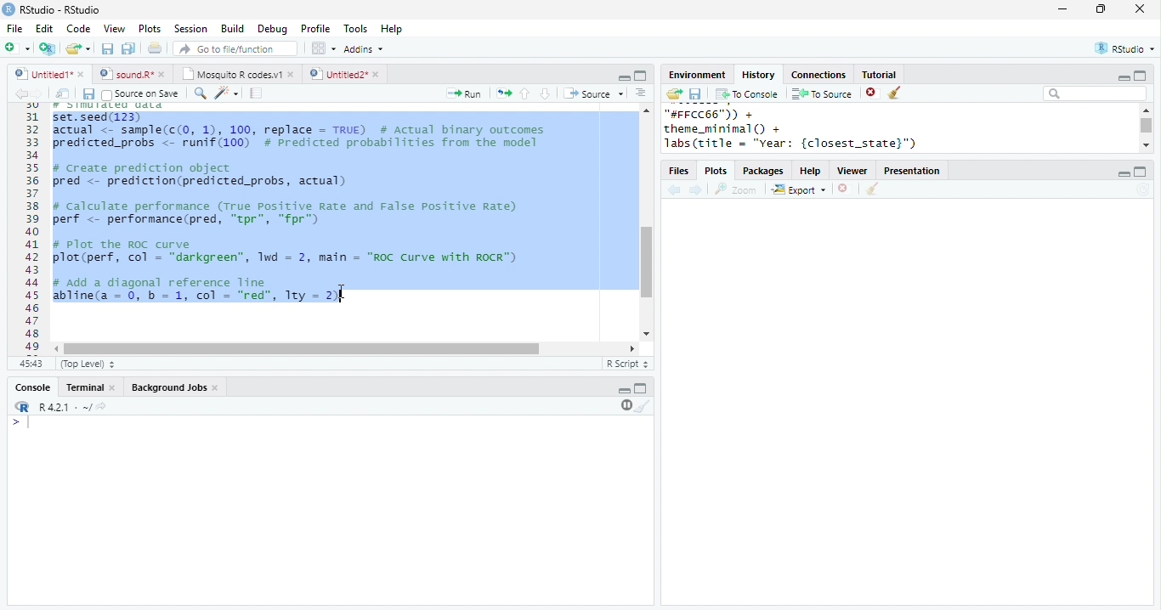  I want to click on minimize, so click(1062, 8).